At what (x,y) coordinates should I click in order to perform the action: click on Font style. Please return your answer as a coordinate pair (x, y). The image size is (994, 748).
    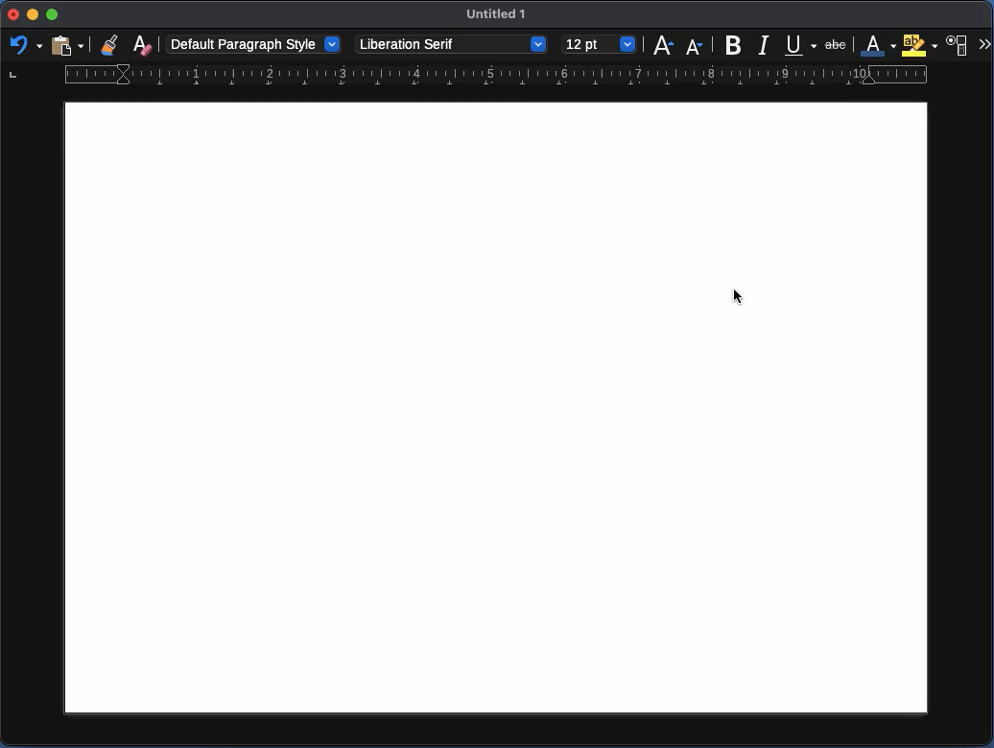
    Looking at the image, I should click on (451, 45).